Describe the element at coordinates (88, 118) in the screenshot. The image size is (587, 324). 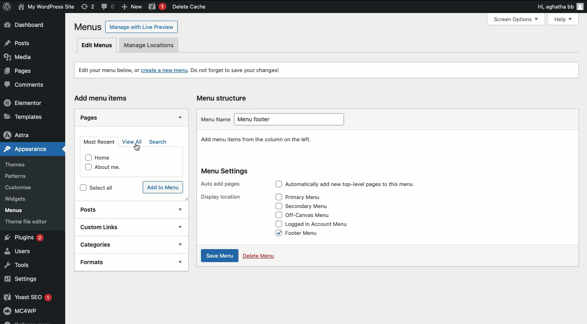
I see `Pages` at that location.